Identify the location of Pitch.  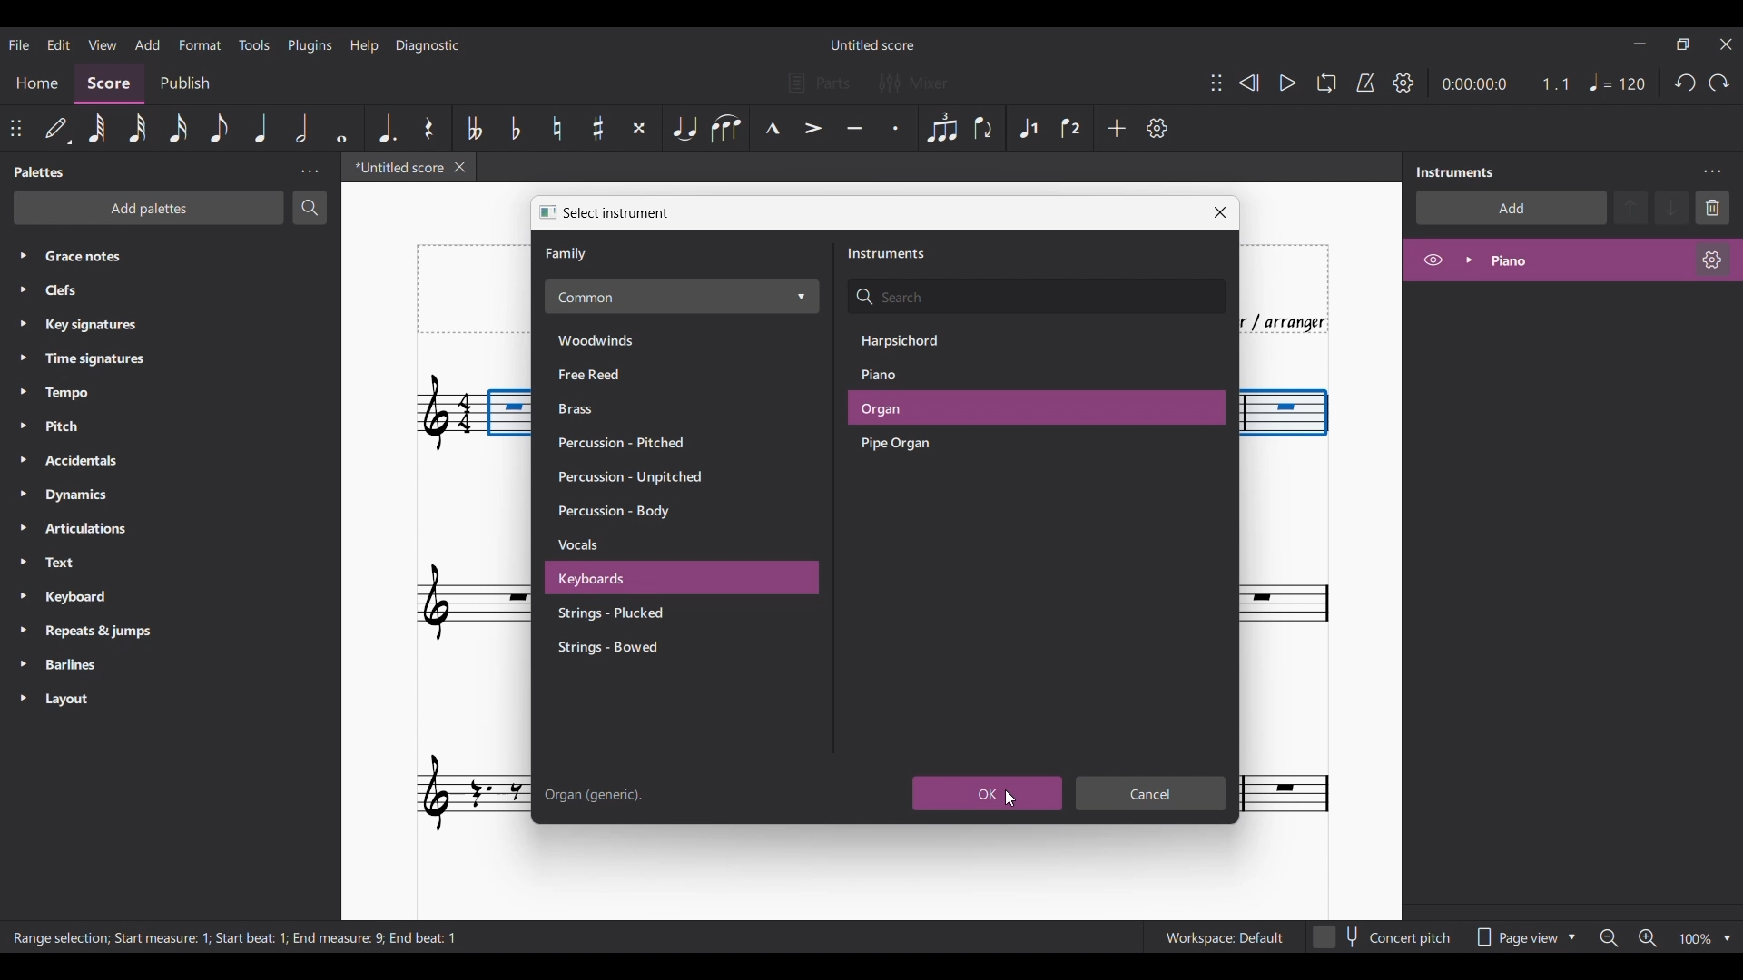
(103, 425).